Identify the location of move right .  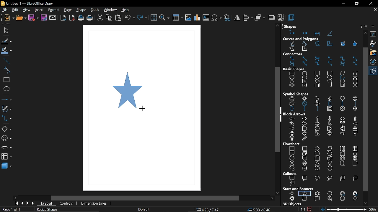
(273, 198).